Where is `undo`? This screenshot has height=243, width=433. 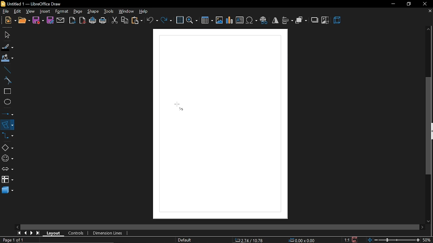 undo is located at coordinates (153, 20).